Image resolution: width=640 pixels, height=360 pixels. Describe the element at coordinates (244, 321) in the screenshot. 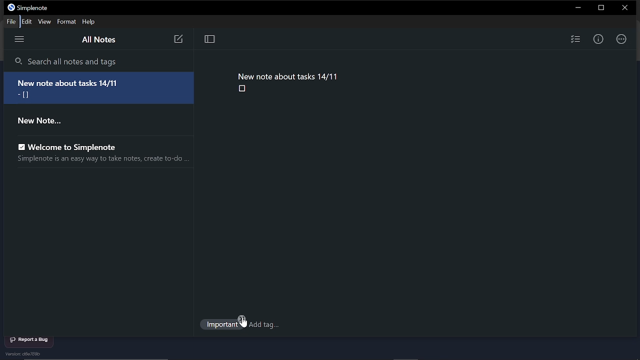

I see `cursor` at that location.